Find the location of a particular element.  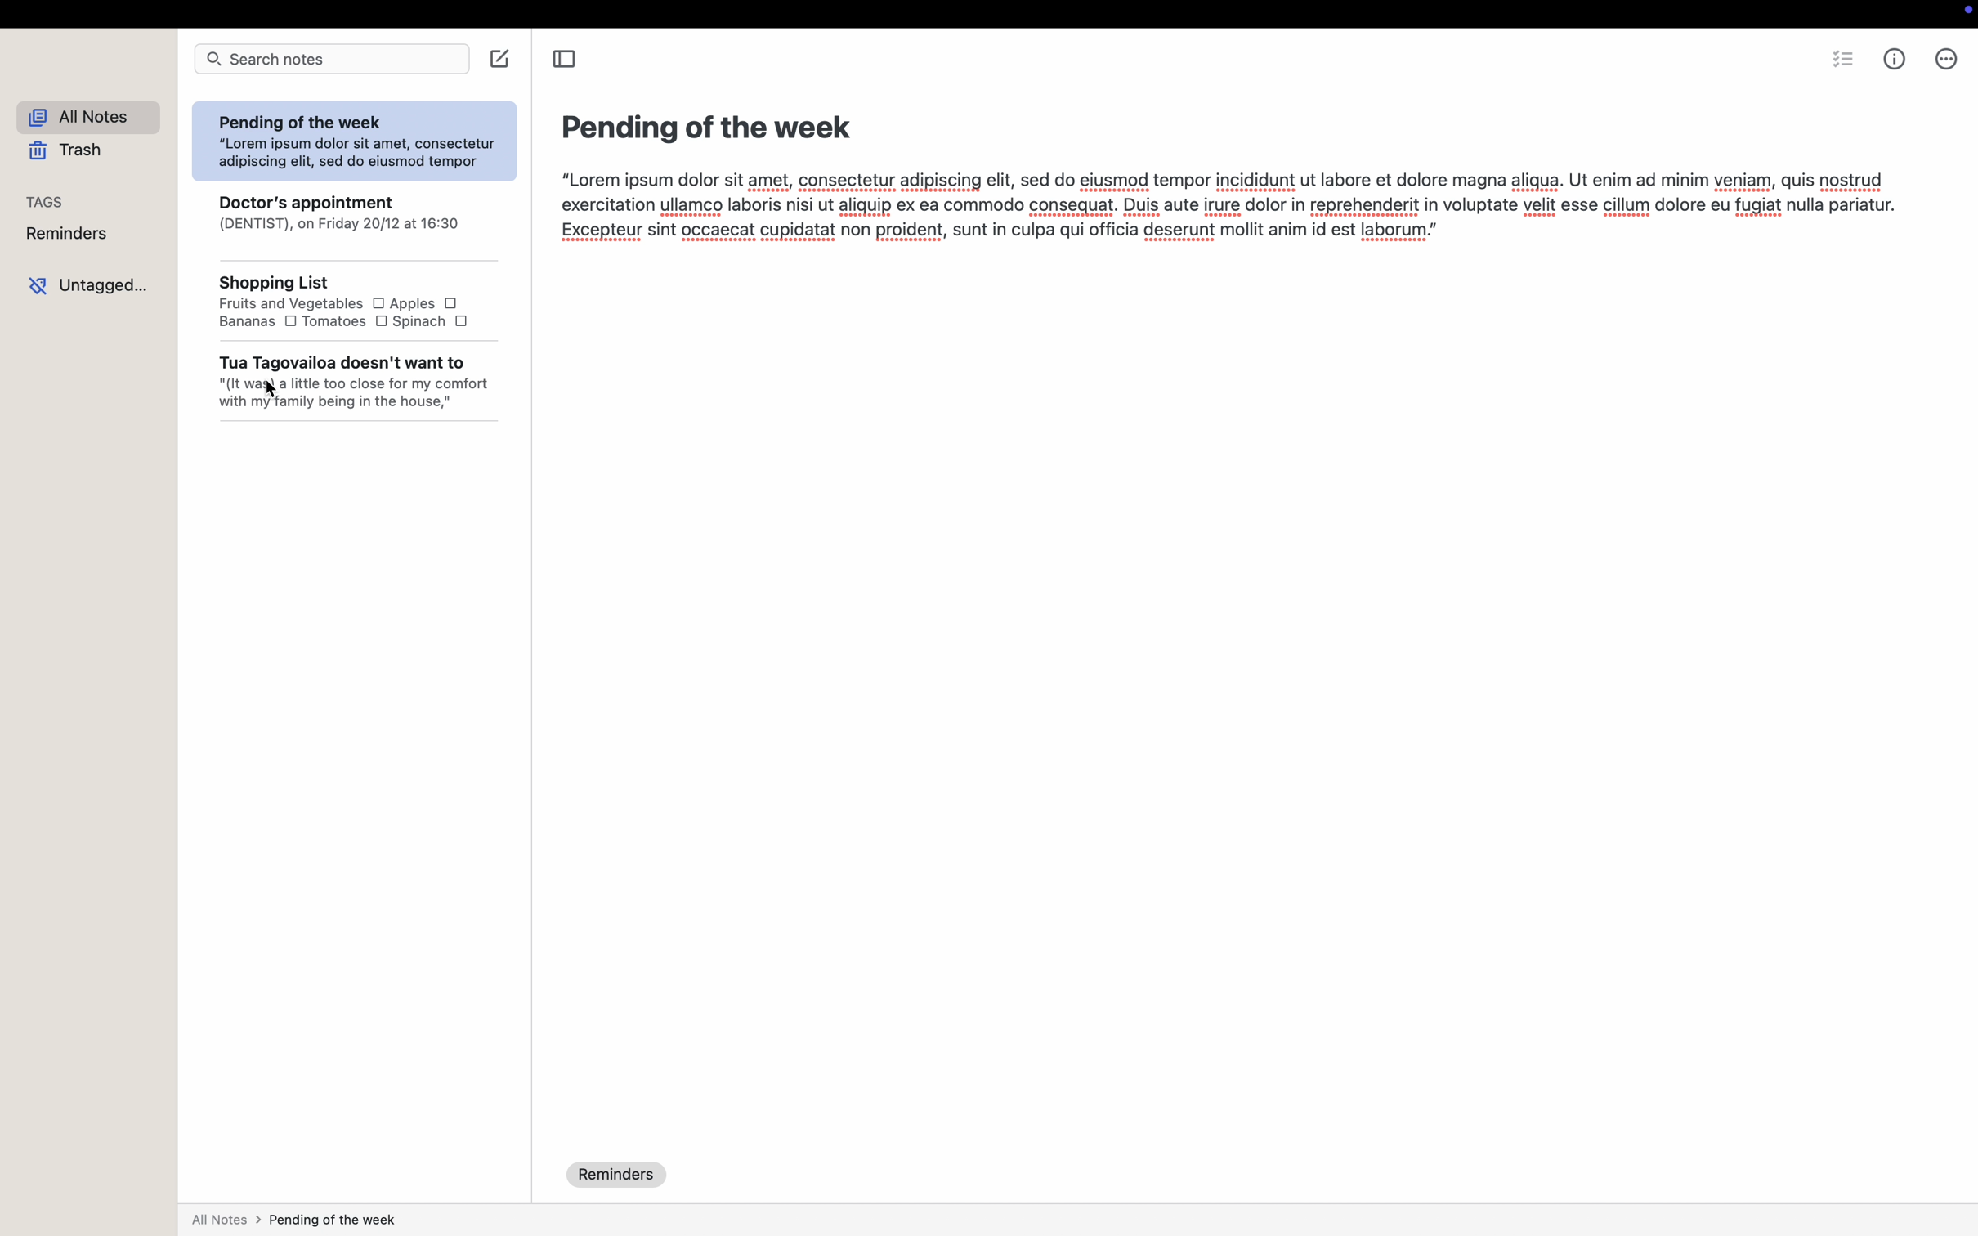

TUE 1ESHVIIAITVE UWVeail & Trail WV
"(It wai a little too close for my comfor
with my family being in the house," is located at coordinates (352, 383).